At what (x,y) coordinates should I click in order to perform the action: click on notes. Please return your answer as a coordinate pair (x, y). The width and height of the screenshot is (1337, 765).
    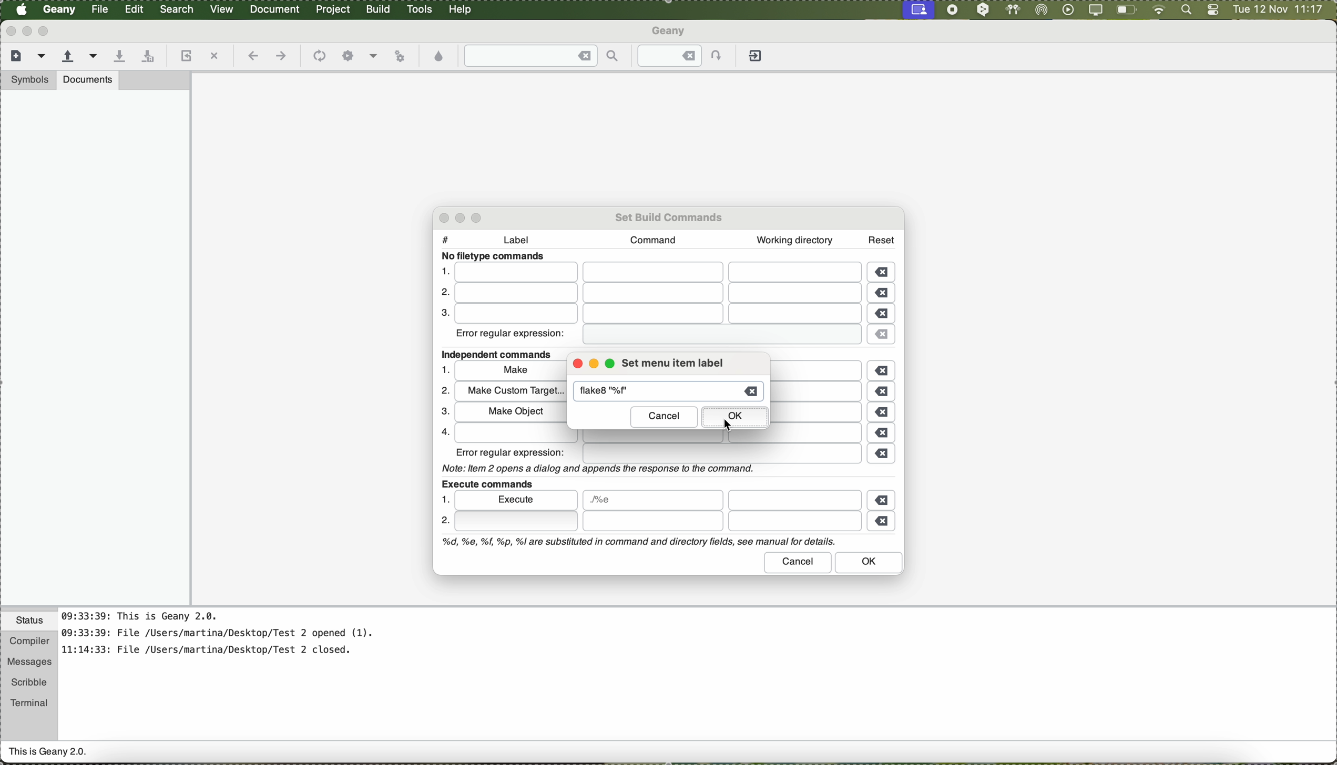
    Looking at the image, I should click on (231, 638).